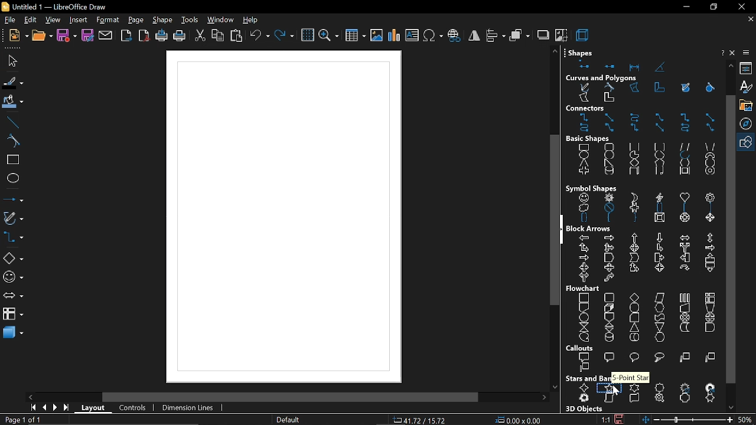  I want to click on insert chart, so click(395, 35).